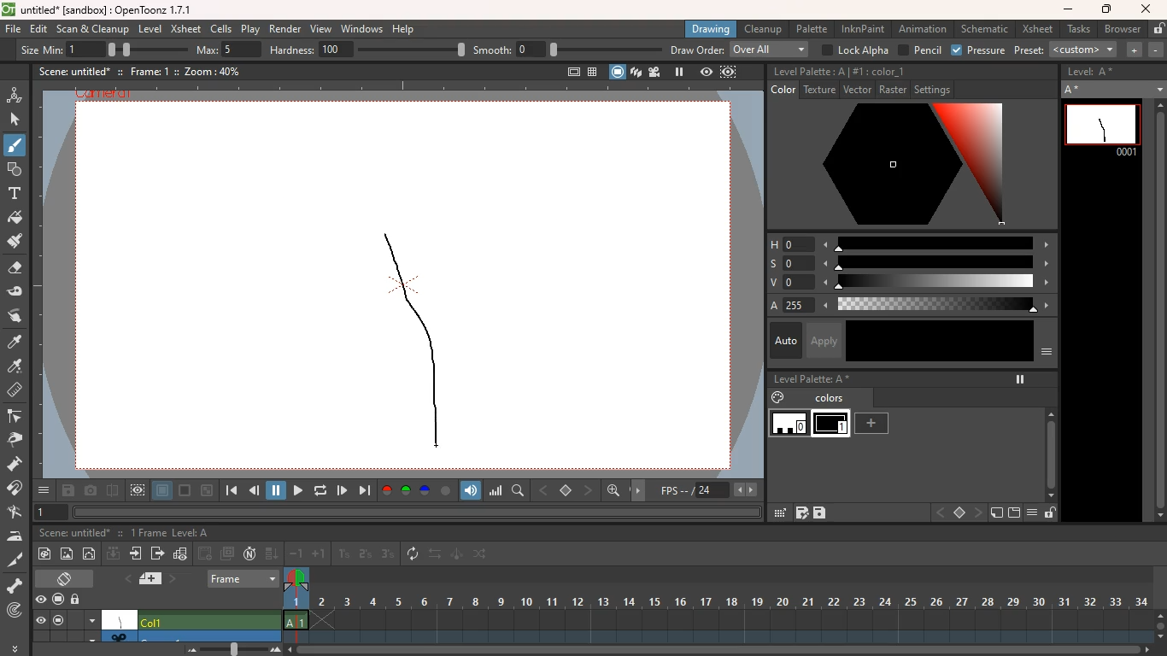 The width and height of the screenshot is (1167, 656). I want to click on move, so click(137, 555).